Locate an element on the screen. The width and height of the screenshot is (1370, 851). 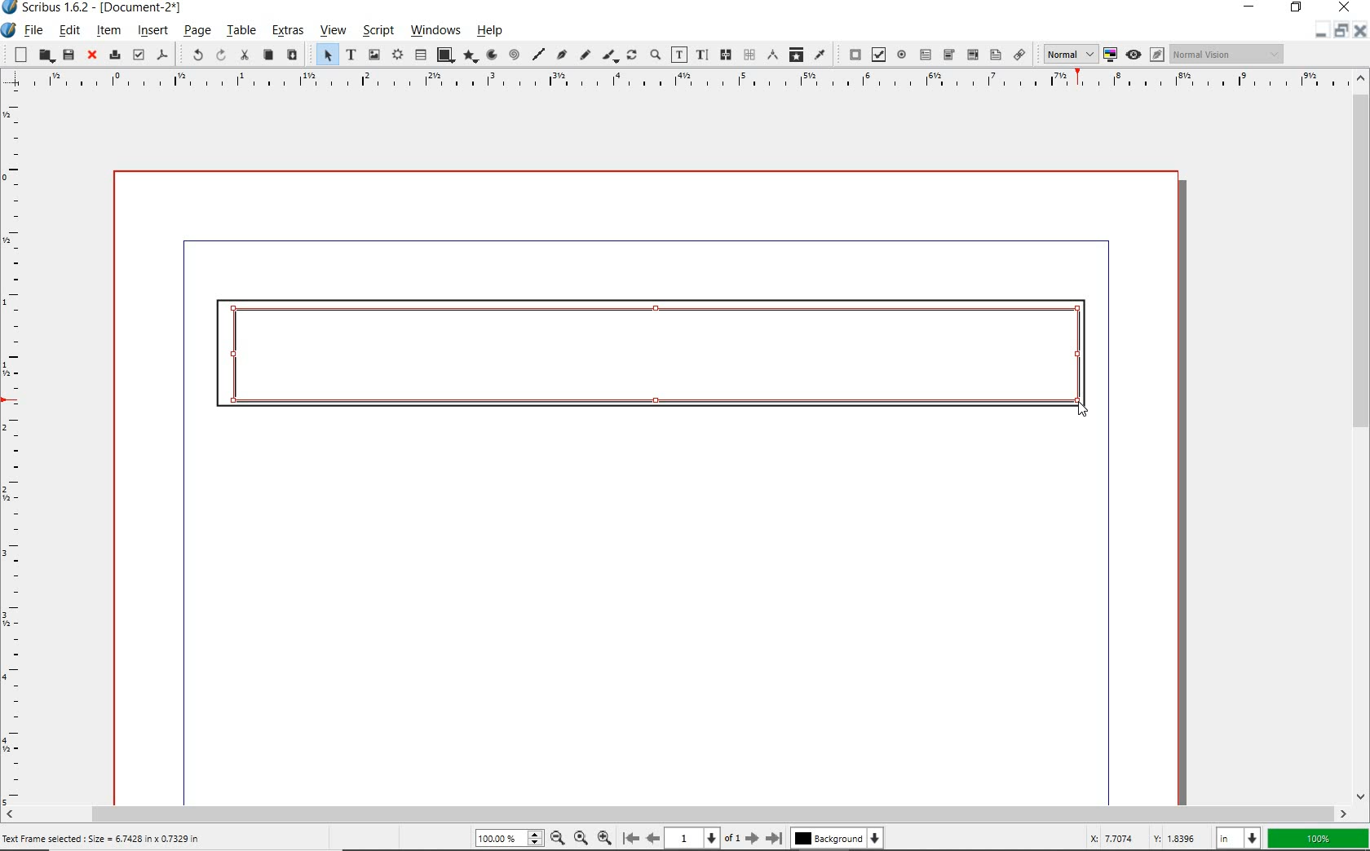
select item is located at coordinates (325, 54).